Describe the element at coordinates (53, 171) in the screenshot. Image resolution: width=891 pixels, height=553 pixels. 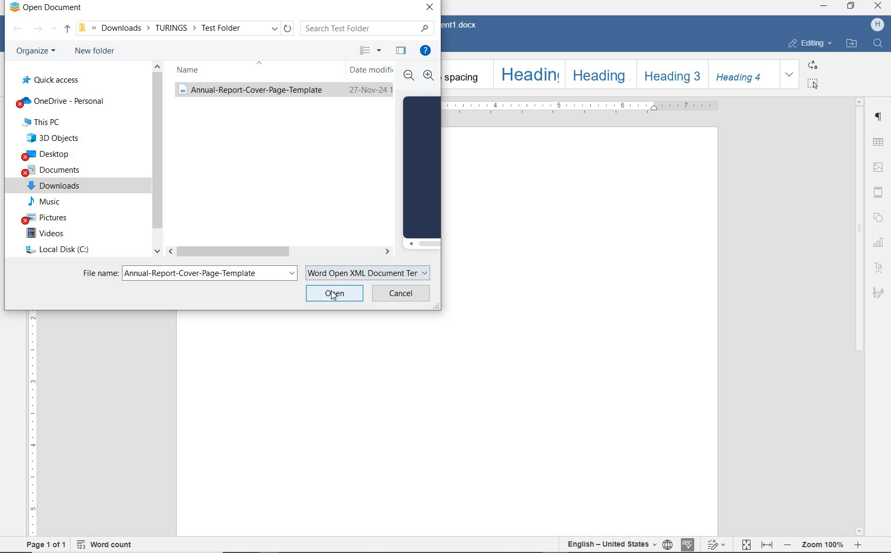
I see `documents` at that location.